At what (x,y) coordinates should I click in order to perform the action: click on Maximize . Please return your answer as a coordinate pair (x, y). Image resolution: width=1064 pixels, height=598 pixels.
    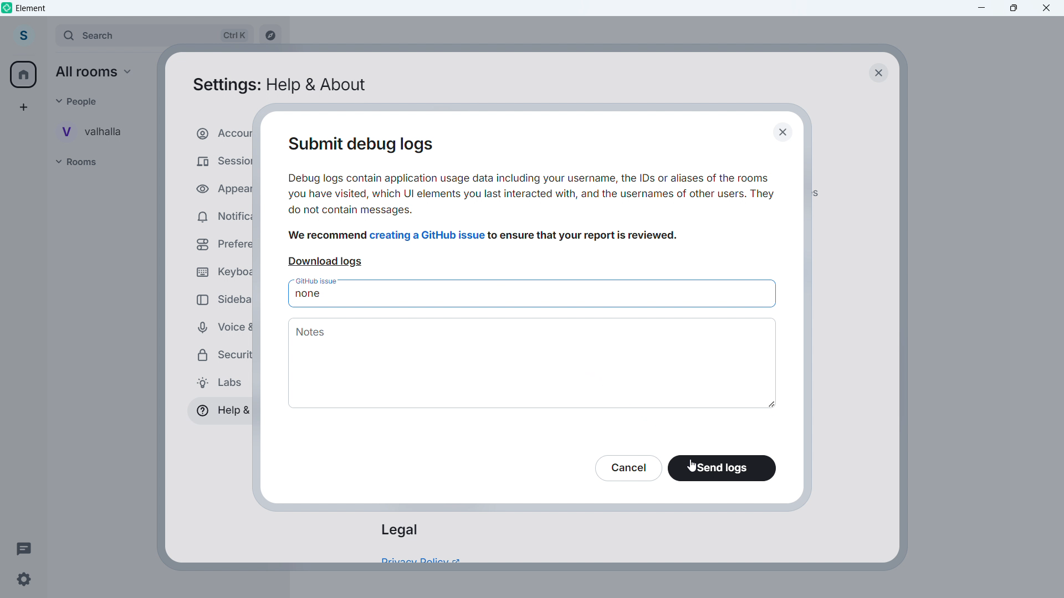
    Looking at the image, I should click on (1014, 8).